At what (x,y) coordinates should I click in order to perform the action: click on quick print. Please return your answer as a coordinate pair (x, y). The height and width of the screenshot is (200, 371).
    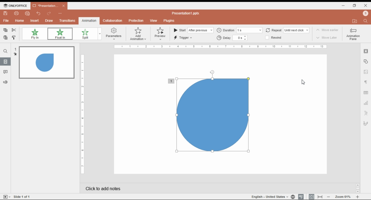
    Looking at the image, I should click on (28, 13).